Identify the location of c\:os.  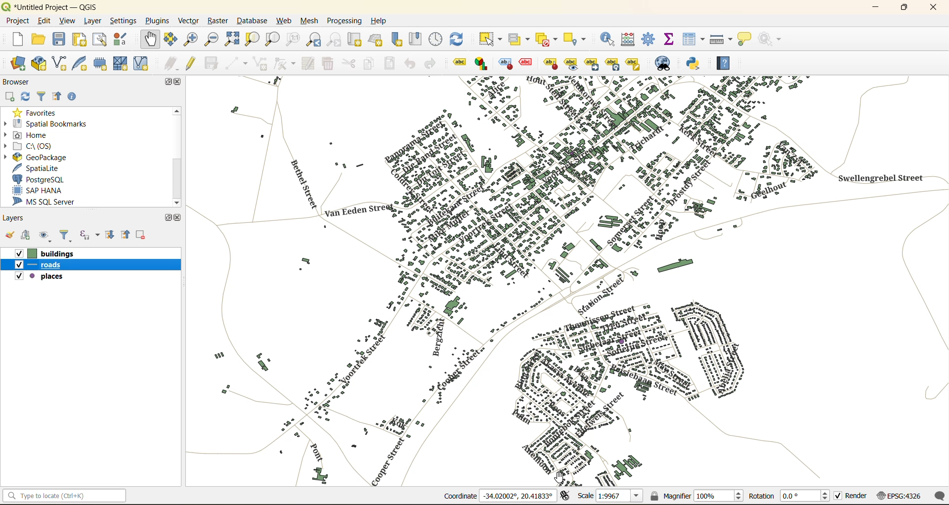
(36, 147).